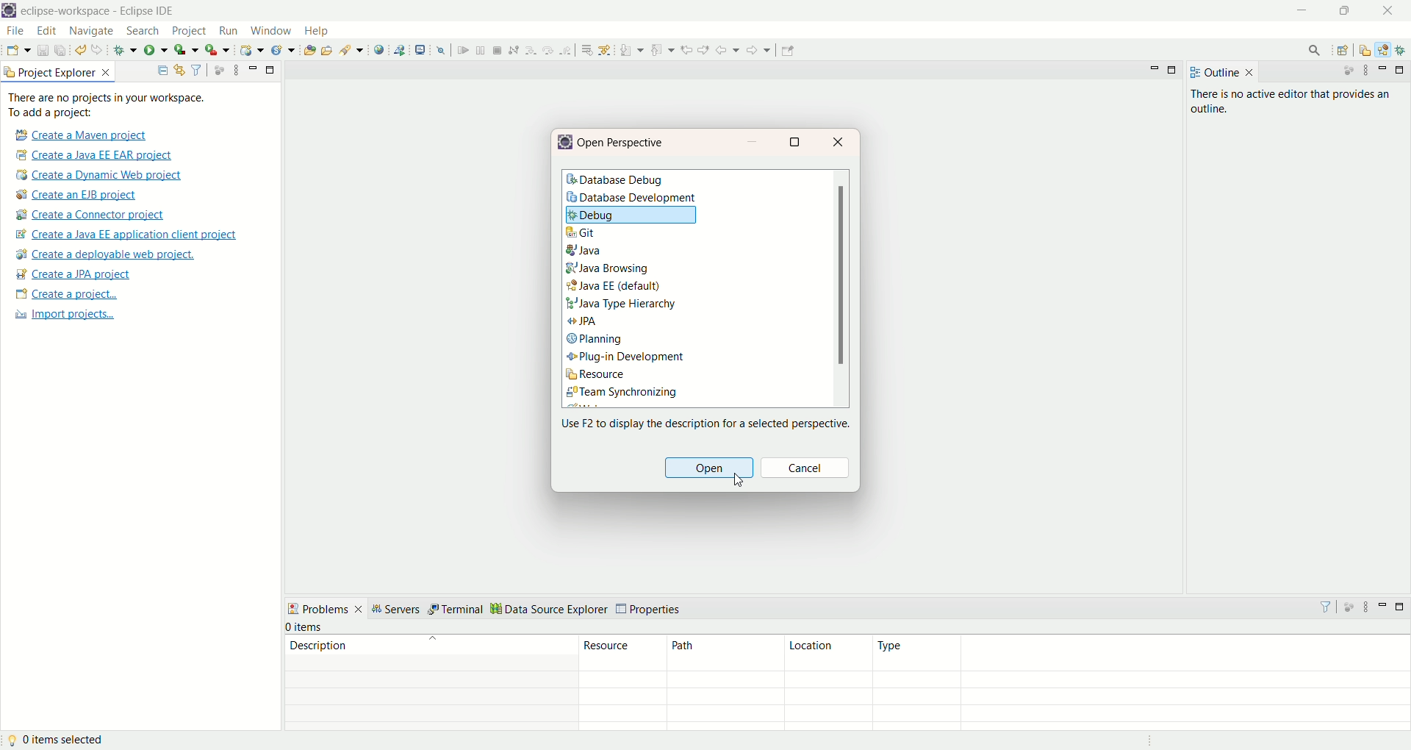 The height and width of the screenshot is (750, 1411). Describe the element at coordinates (400, 610) in the screenshot. I see `servers` at that location.